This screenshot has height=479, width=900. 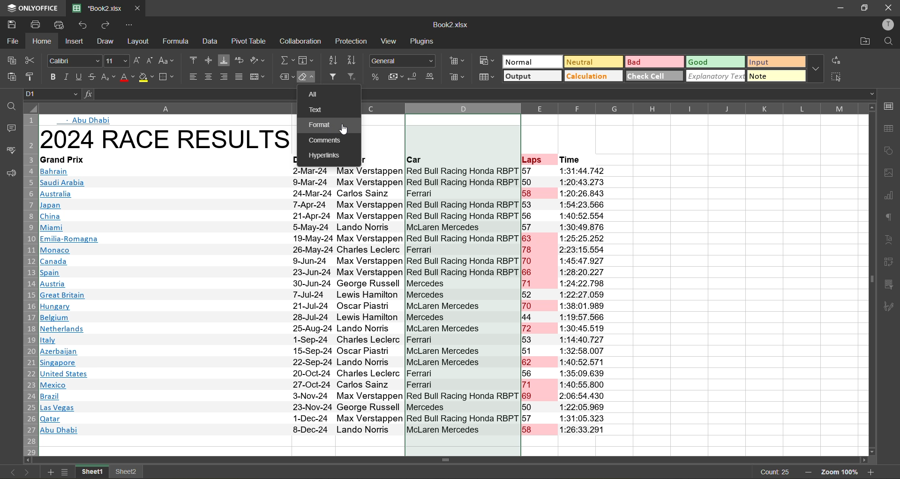 I want to click on insert, so click(x=76, y=42).